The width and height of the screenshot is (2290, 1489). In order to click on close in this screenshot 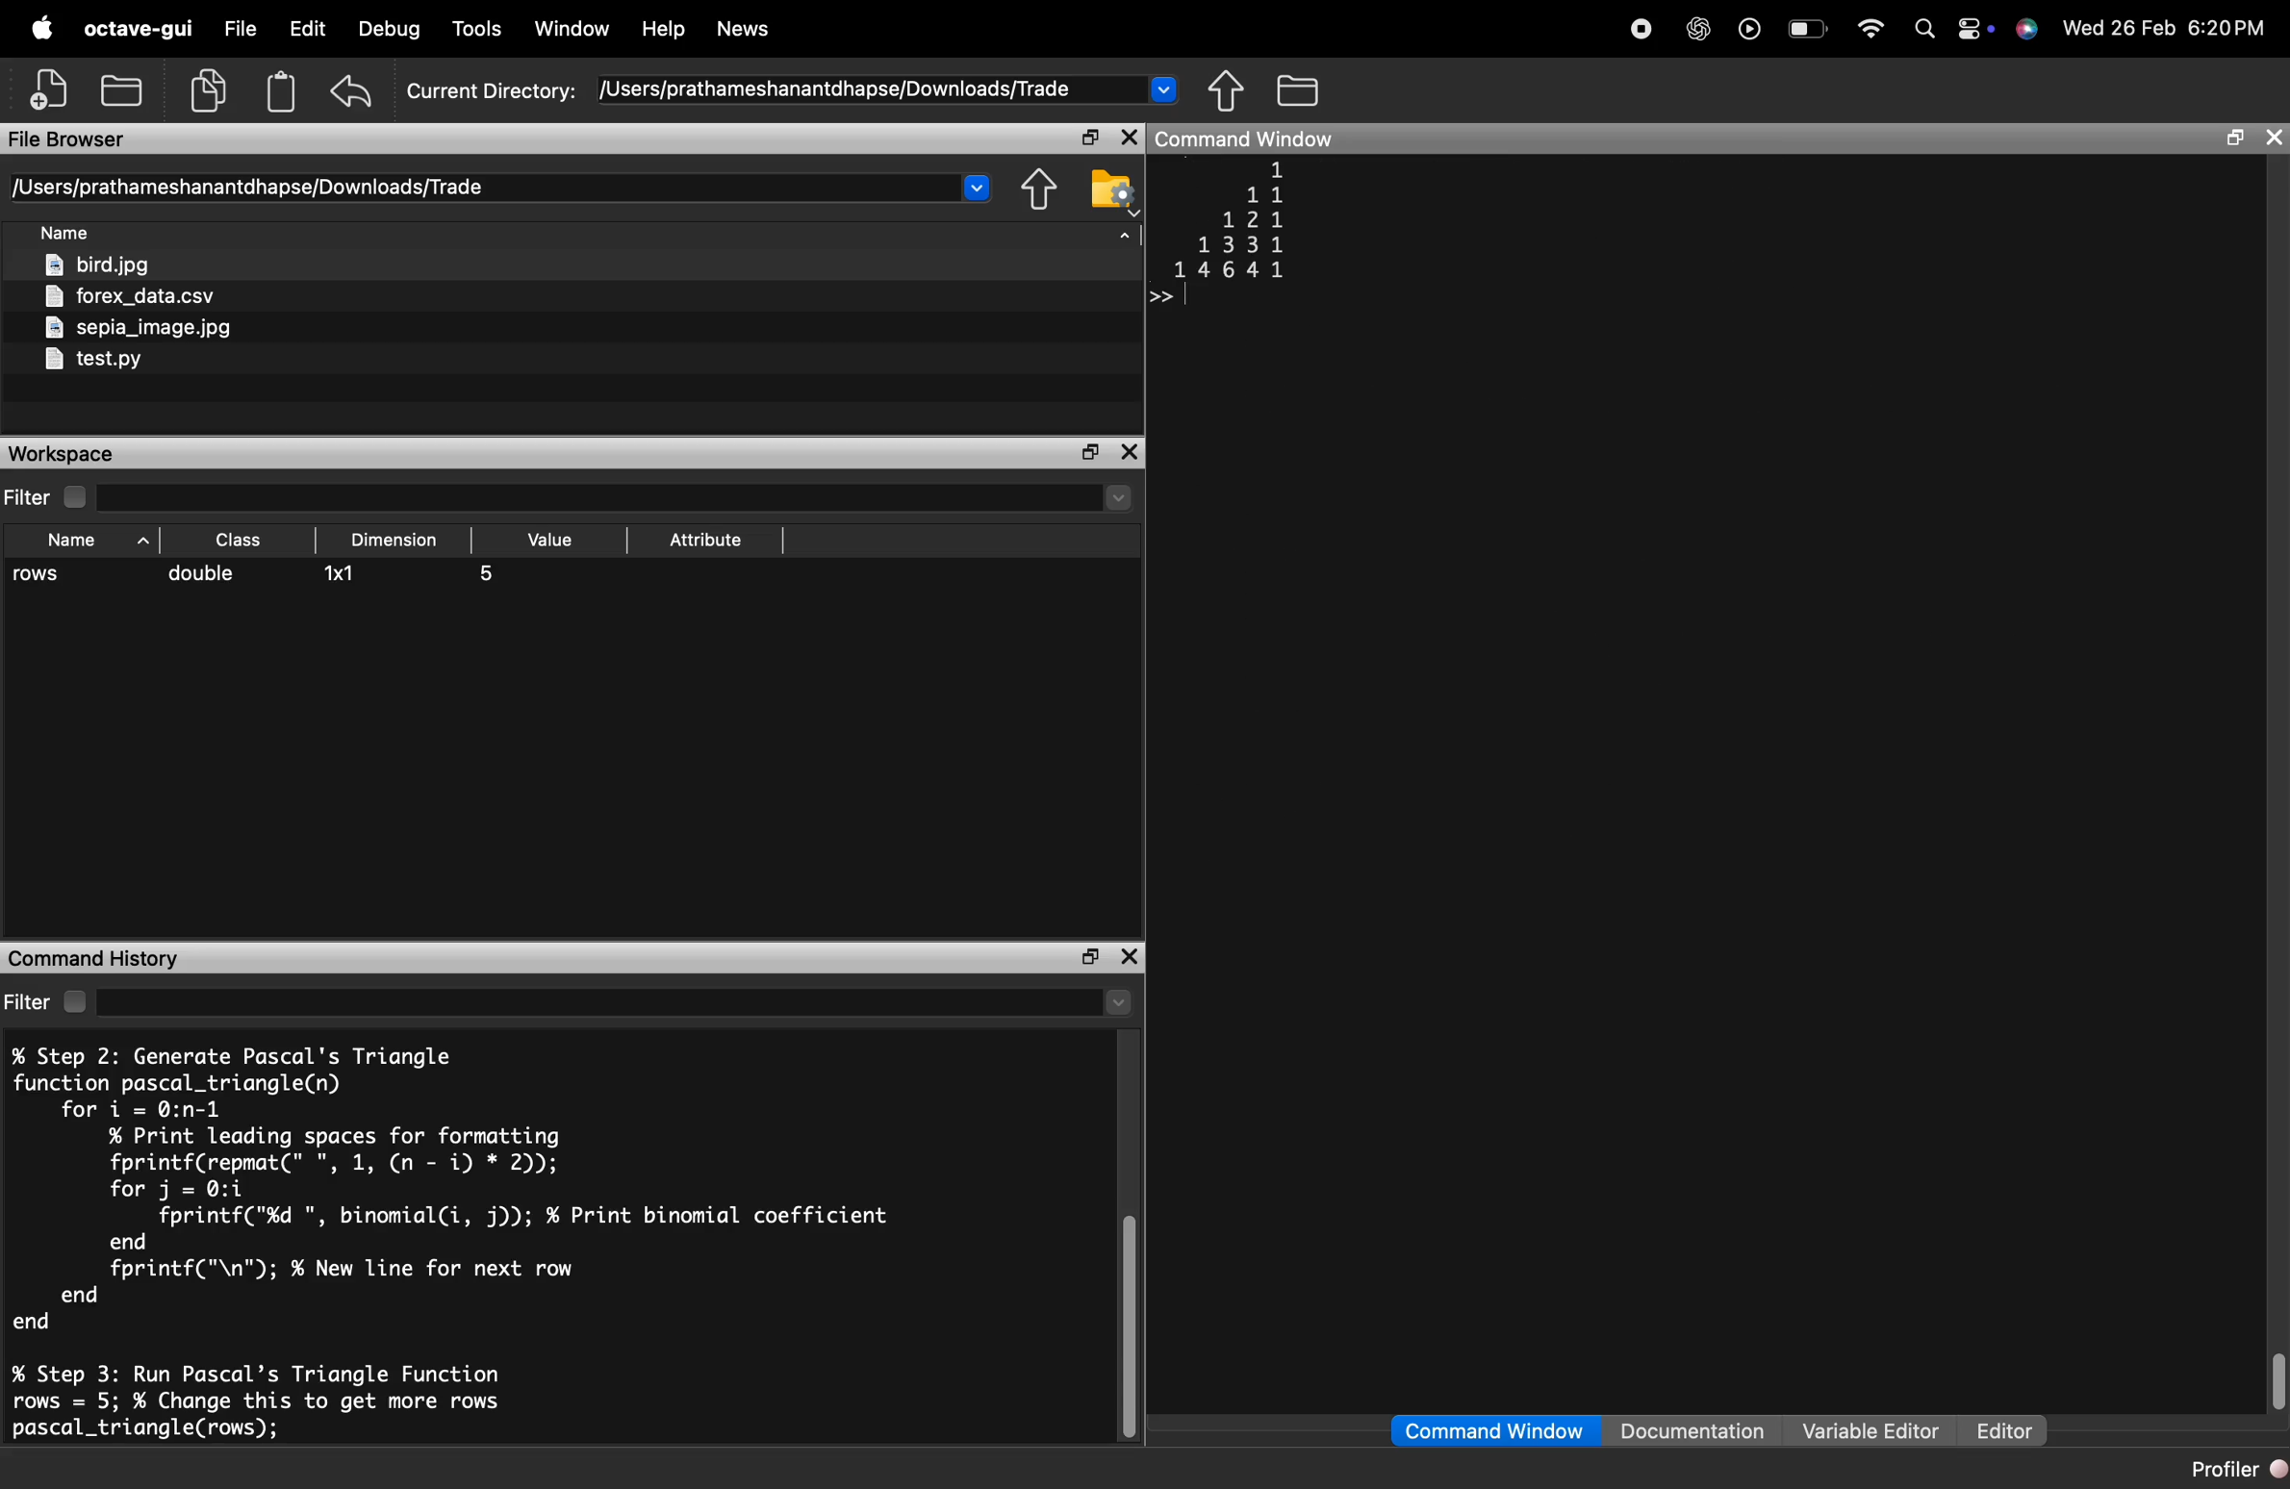, I will do `click(1131, 958)`.